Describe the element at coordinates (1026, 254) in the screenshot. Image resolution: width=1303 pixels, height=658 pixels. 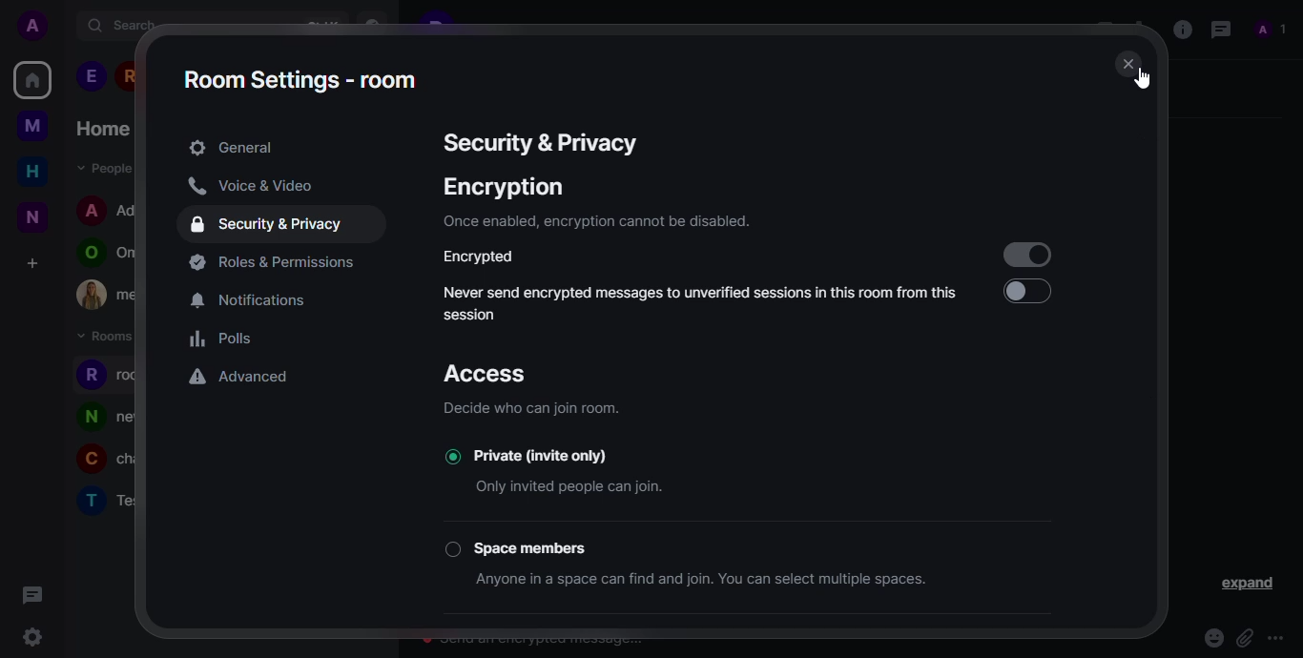
I see `enabled` at that location.